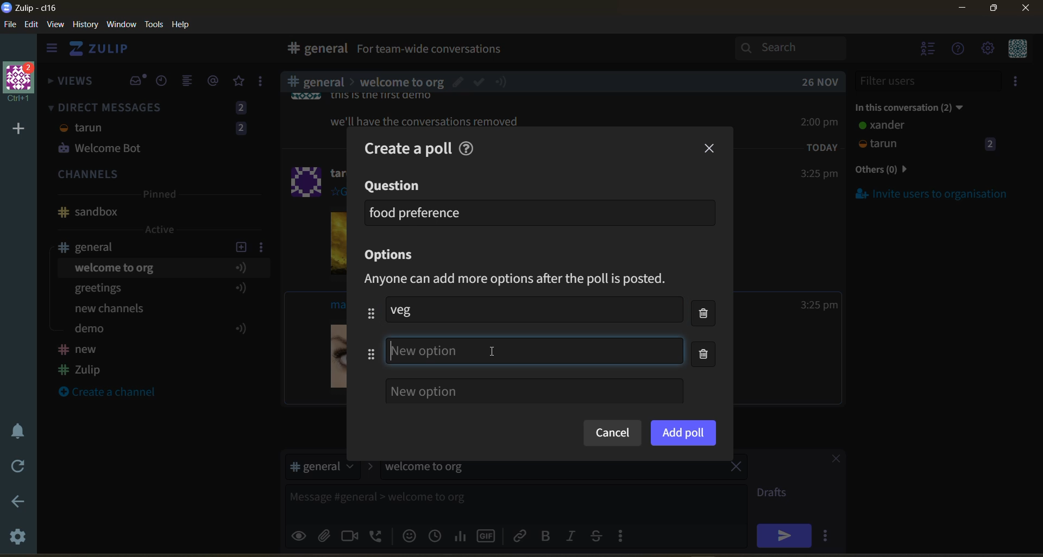  What do you see at coordinates (831, 460) in the screenshot?
I see `close` at bounding box center [831, 460].